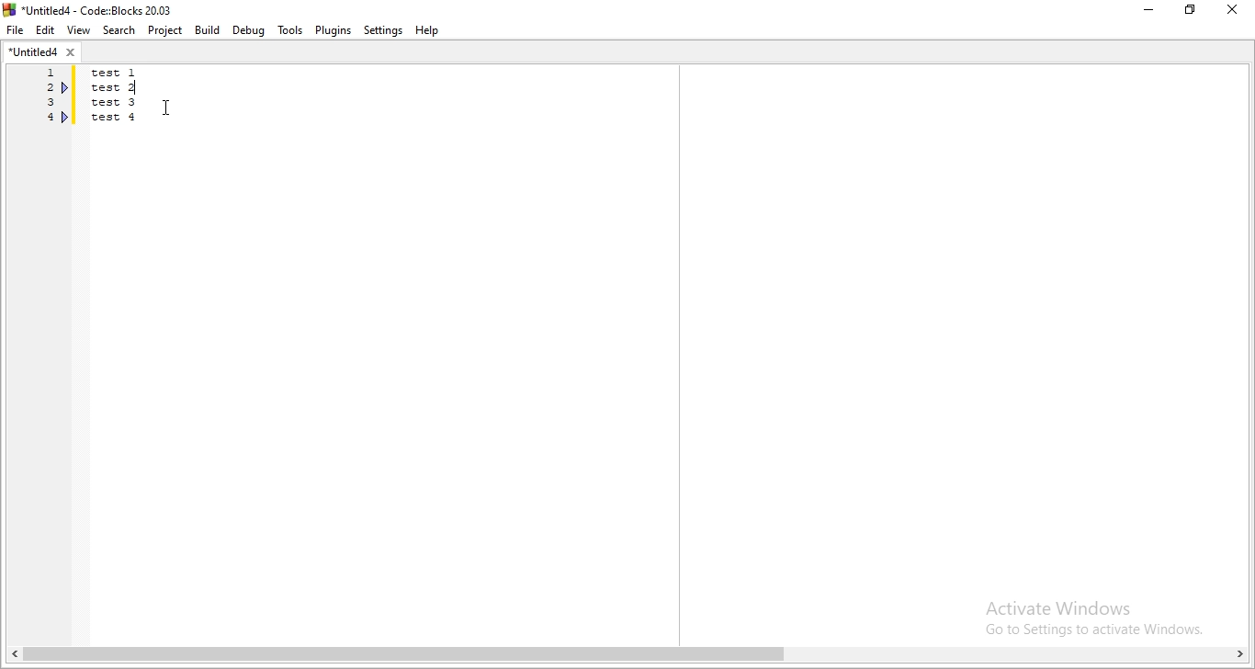 The height and width of the screenshot is (669, 1255). What do you see at coordinates (627, 656) in the screenshot?
I see `scroll bar` at bounding box center [627, 656].